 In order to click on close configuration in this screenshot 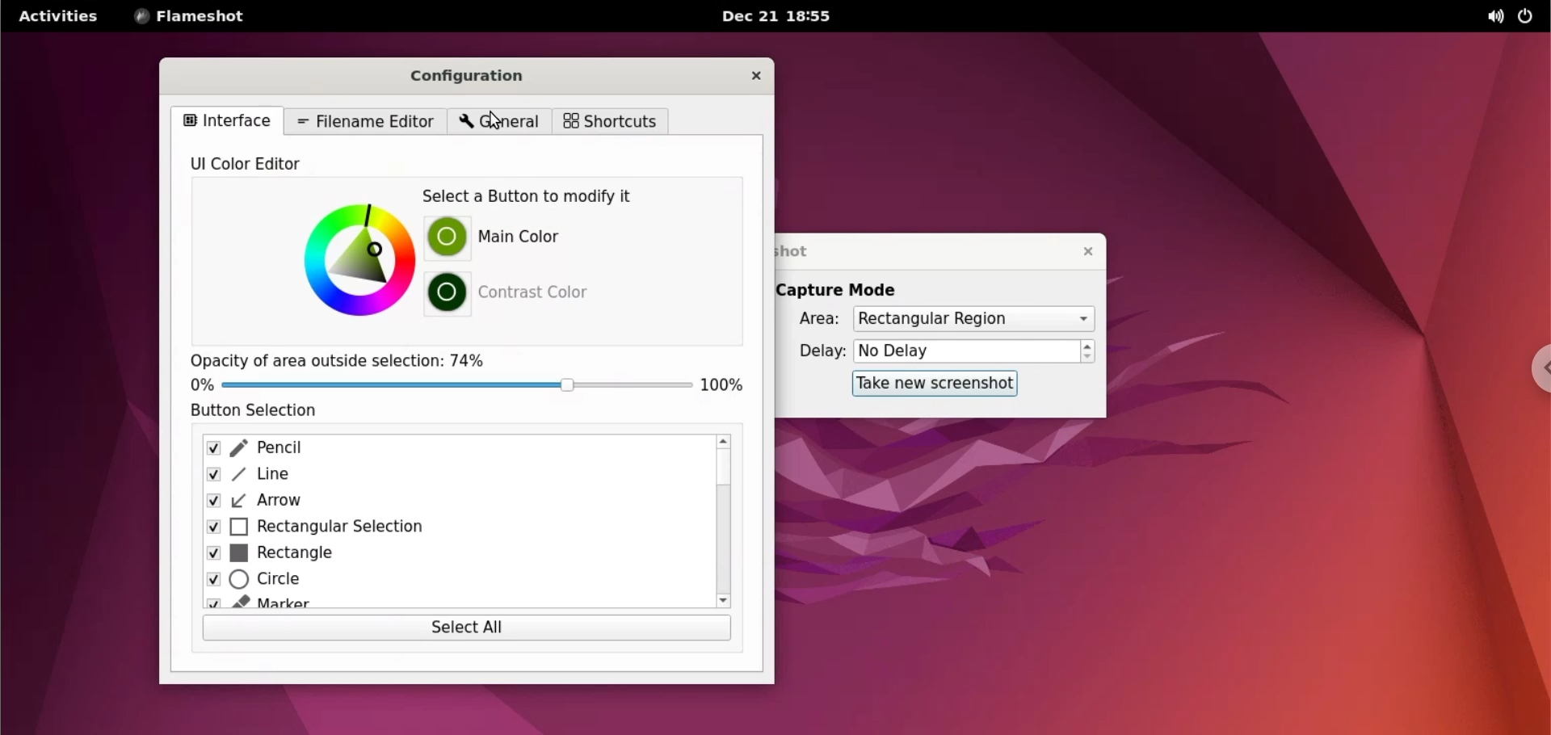, I will do `click(754, 78)`.